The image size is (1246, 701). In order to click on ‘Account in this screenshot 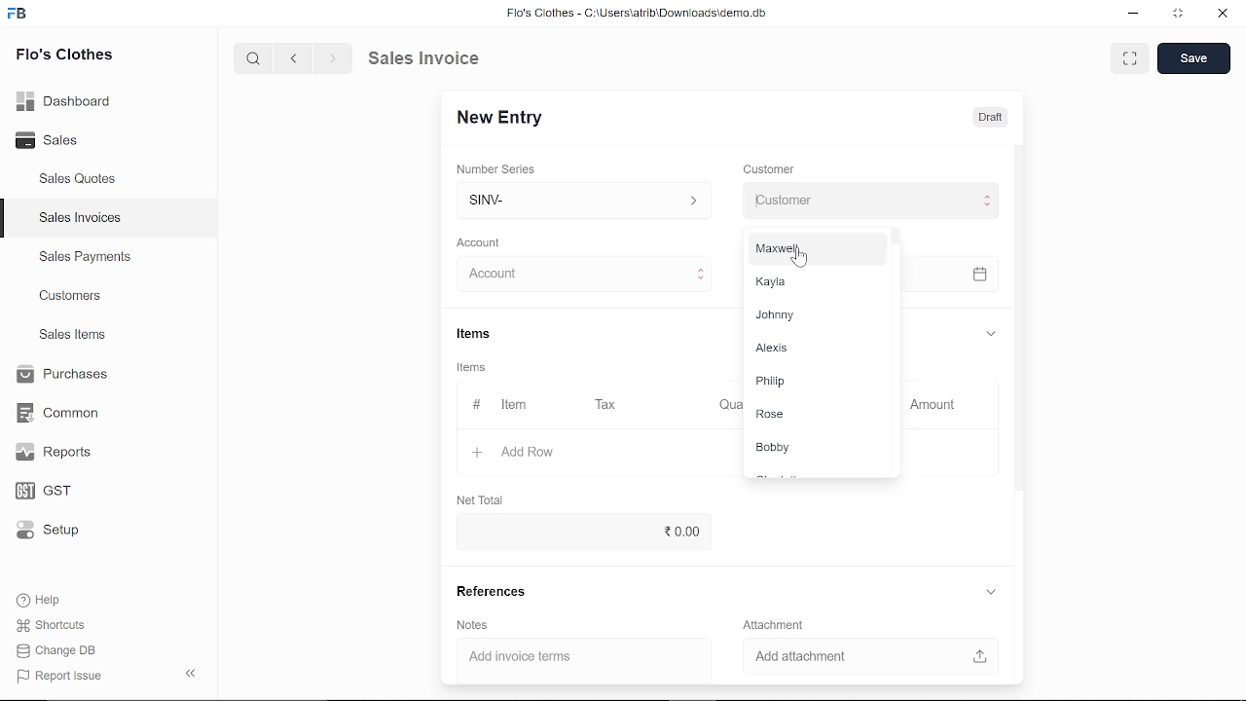, I will do `click(478, 241)`.